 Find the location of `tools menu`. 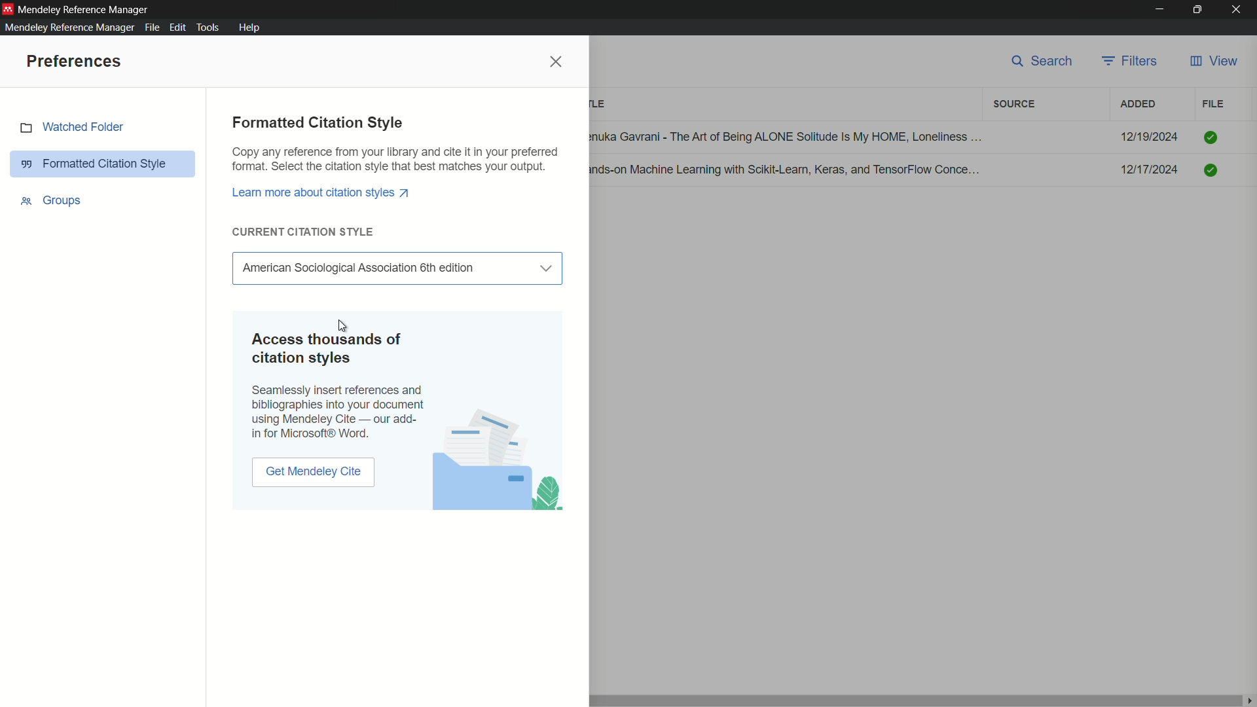

tools menu is located at coordinates (209, 27).